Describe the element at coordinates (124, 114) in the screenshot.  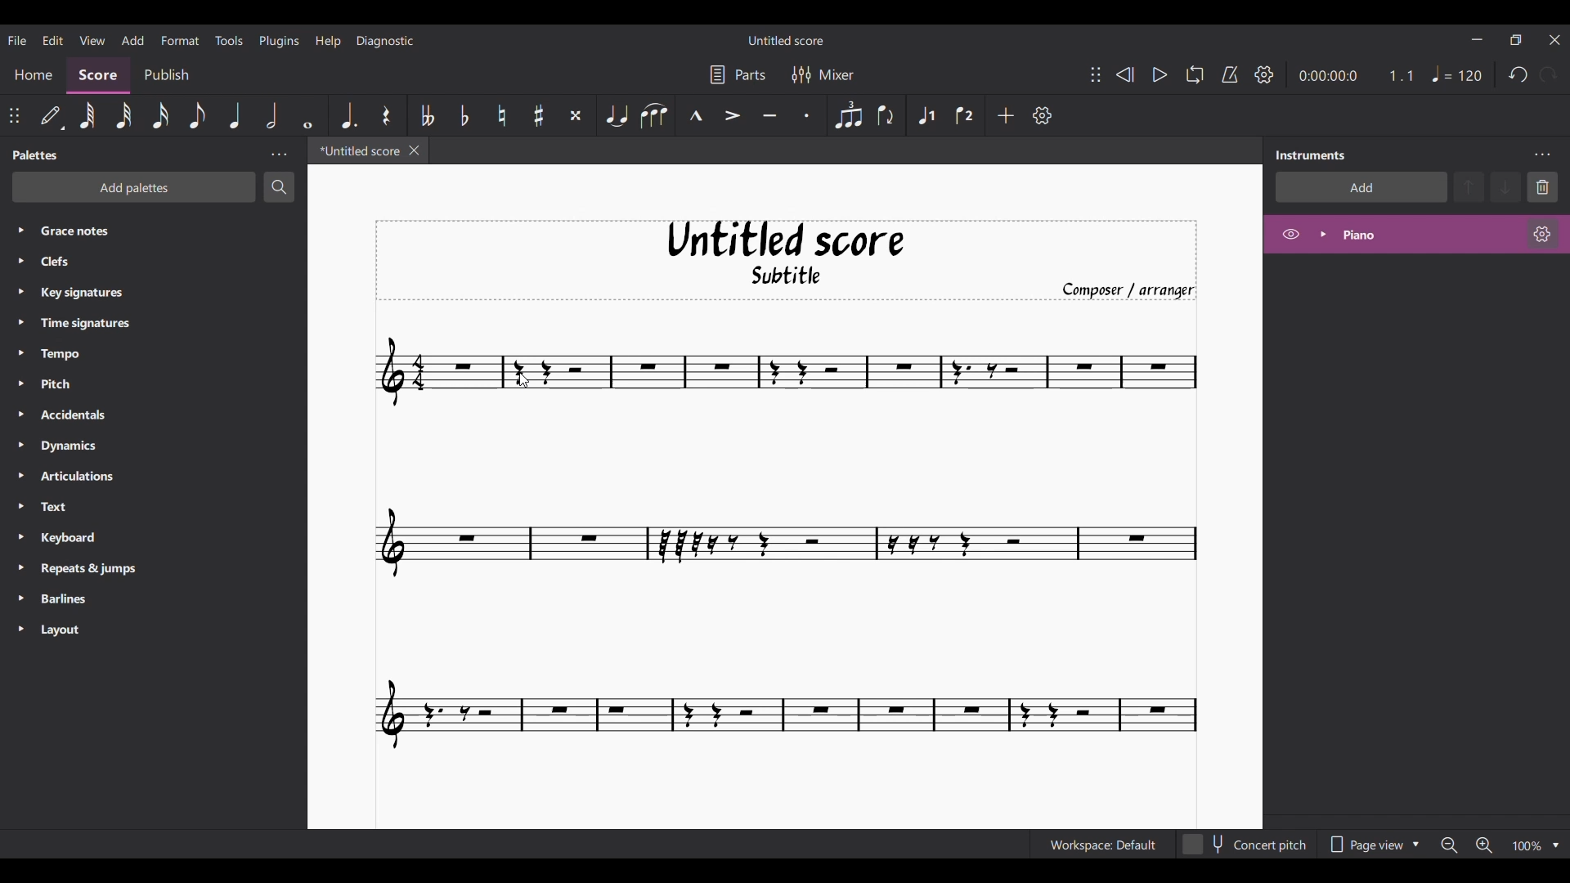
I see `32nd note` at that location.